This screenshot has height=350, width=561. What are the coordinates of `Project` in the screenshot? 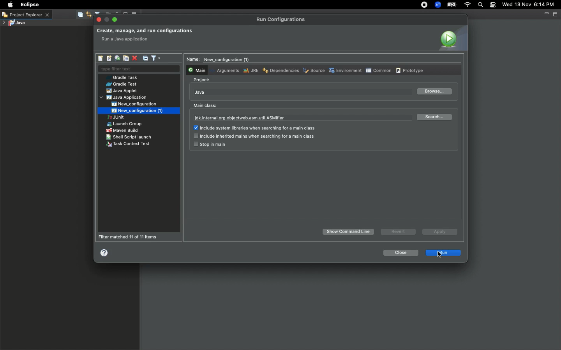 It's located at (202, 80).